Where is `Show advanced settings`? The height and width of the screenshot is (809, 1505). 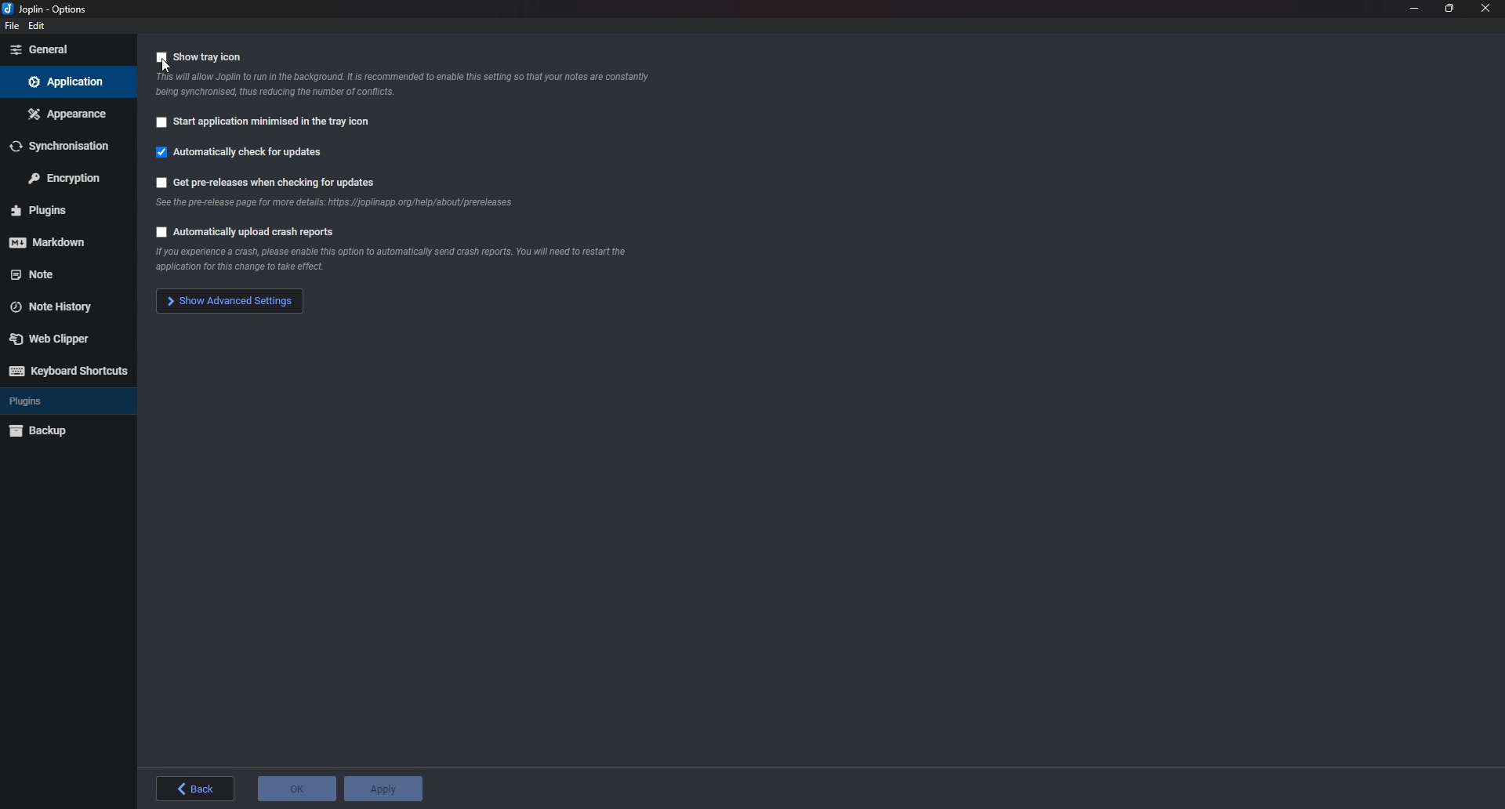 Show advanced settings is located at coordinates (227, 302).